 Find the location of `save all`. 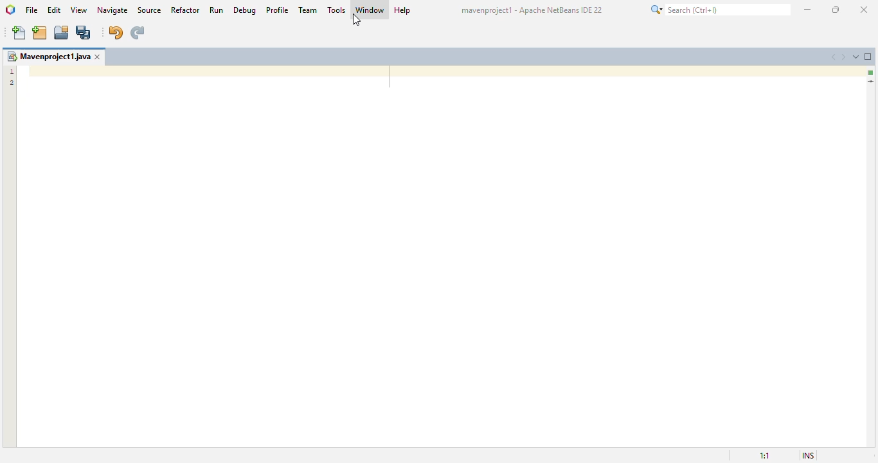

save all is located at coordinates (84, 33).